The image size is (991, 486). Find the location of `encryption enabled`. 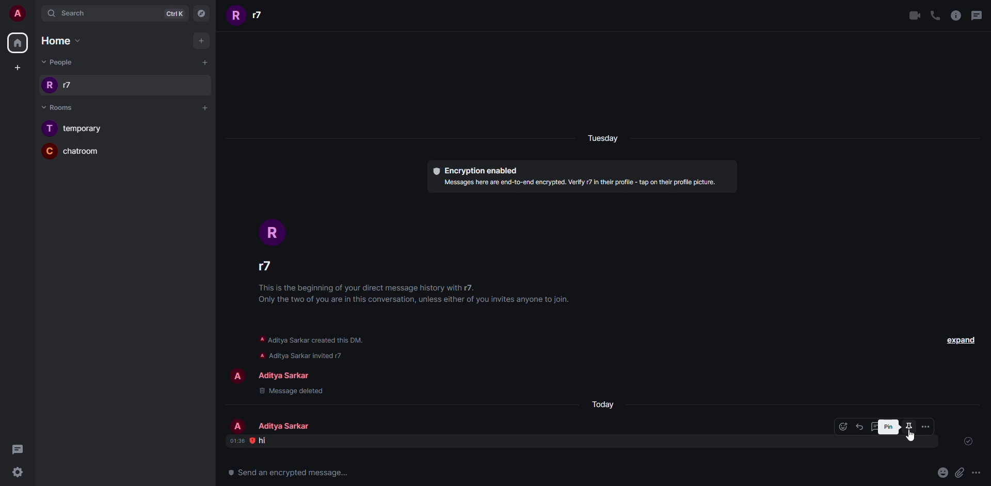

encryption enabled is located at coordinates (474, 170).